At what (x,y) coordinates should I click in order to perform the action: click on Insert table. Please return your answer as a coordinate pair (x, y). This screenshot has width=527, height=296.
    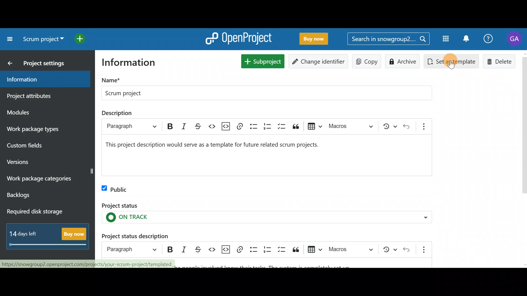
    Looking at the image, I should click on (314, 250).